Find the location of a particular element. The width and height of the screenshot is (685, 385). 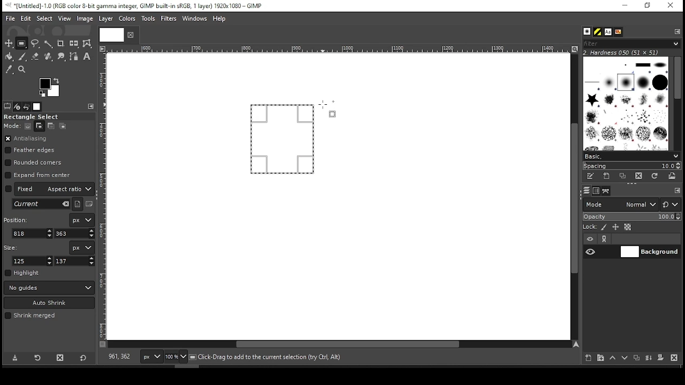

colors is located at coordinates (50, 87).